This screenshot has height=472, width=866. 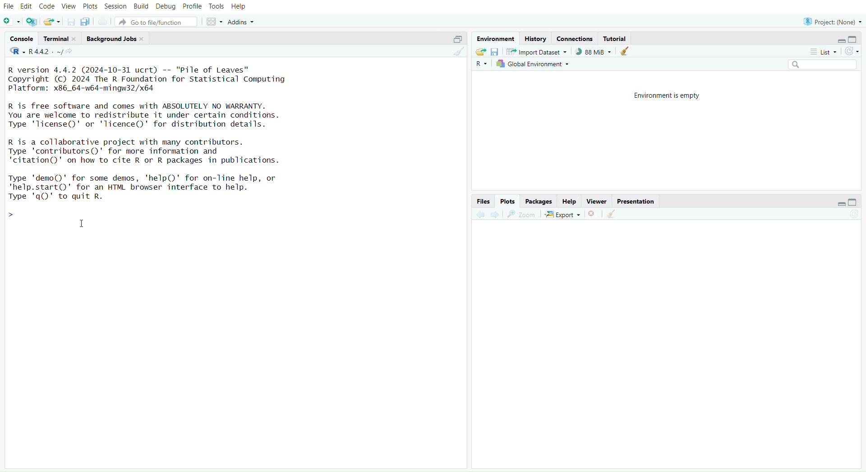 What do you see at coordinates (592, 214) in the screenshot?
I see `remove current plot` at bounding box center [592, 214].